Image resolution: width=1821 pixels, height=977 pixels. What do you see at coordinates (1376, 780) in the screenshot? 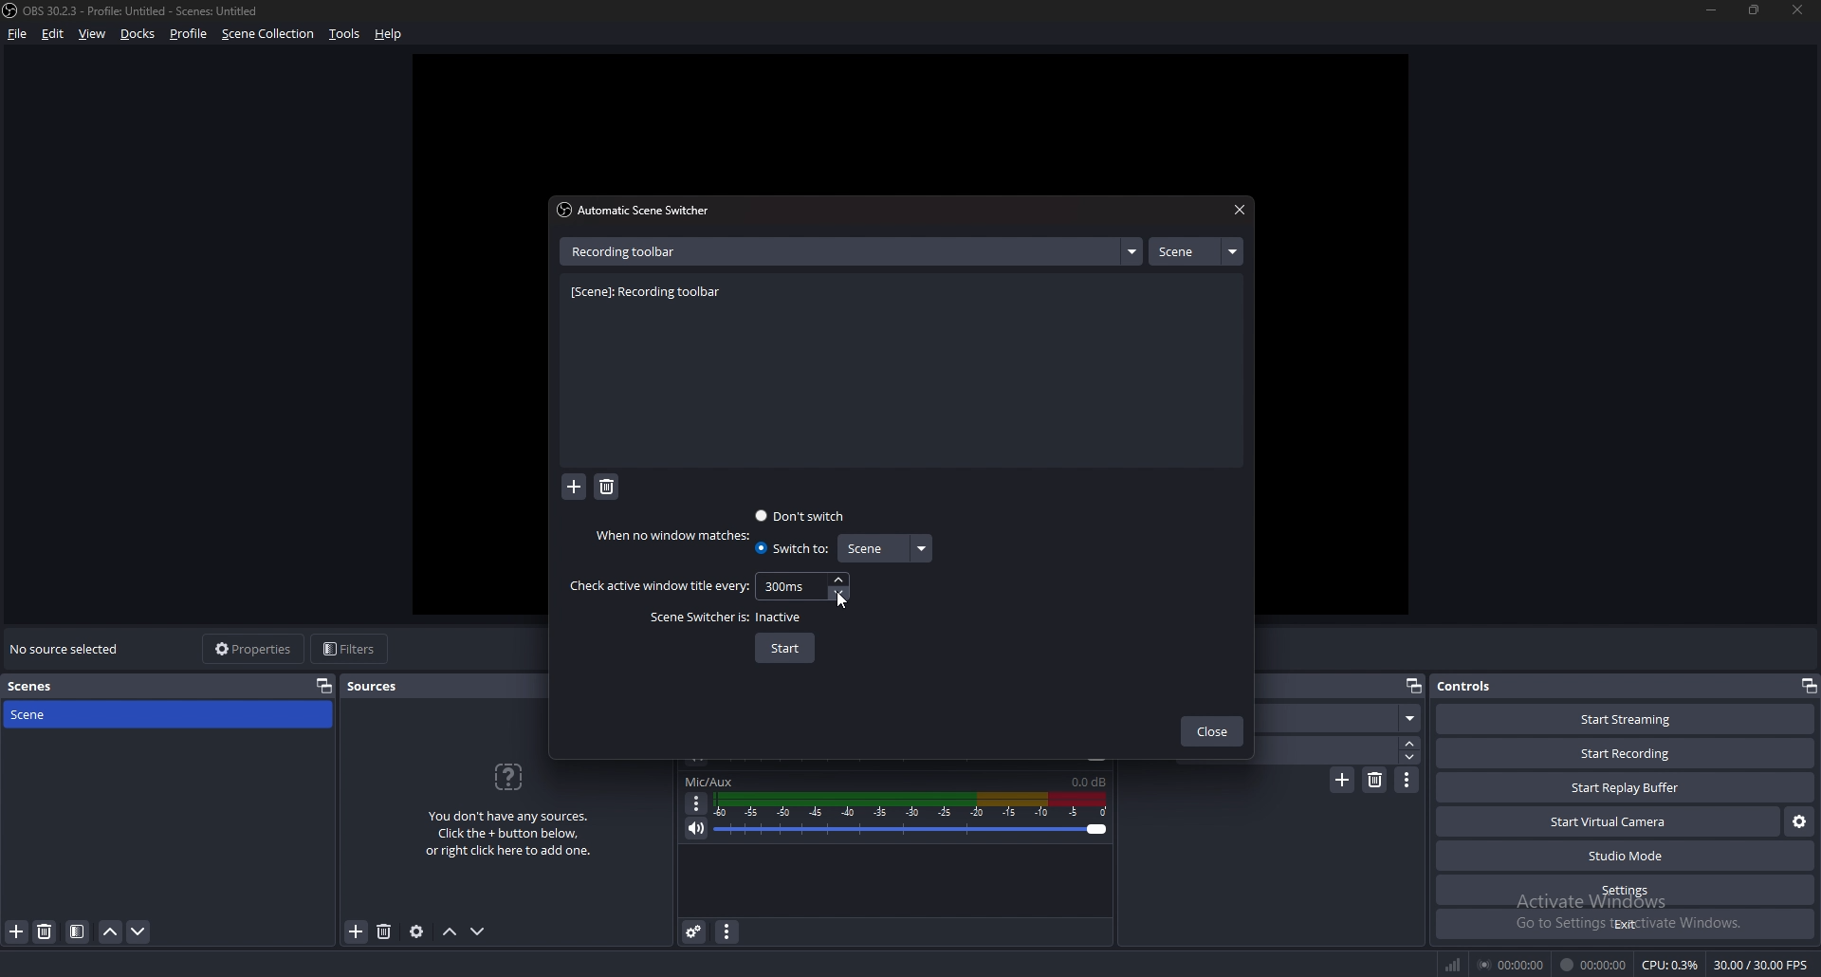
I see `remove transition` at bounding box center [1376, 780].